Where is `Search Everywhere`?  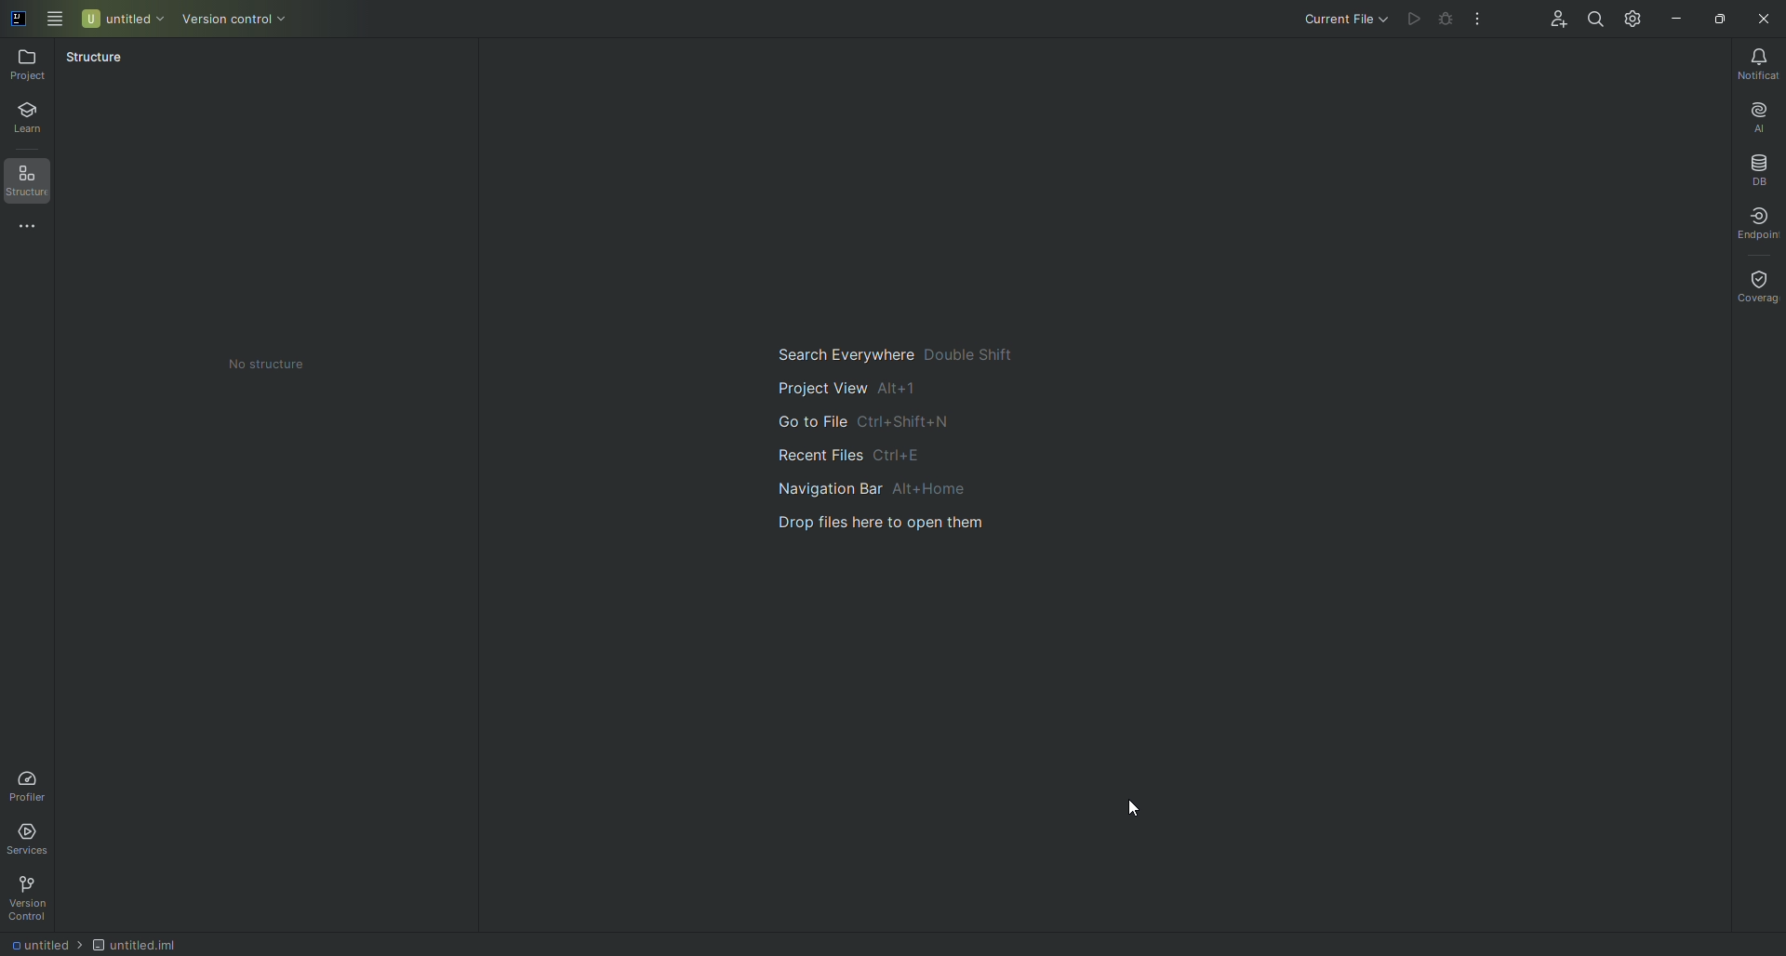
Search Everywhere is located at coordinates (896, 352).